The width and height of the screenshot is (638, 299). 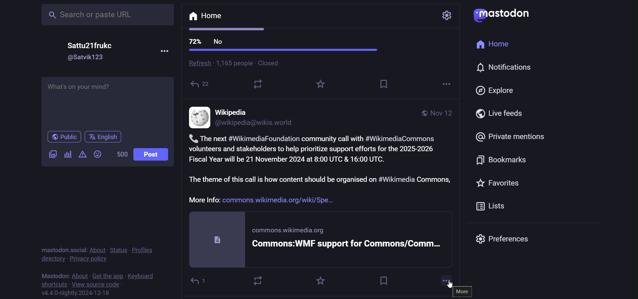 What do you see at coordinates (323, 279) in the screenshot?
I see `favorite` at bounding box center [323, 279].